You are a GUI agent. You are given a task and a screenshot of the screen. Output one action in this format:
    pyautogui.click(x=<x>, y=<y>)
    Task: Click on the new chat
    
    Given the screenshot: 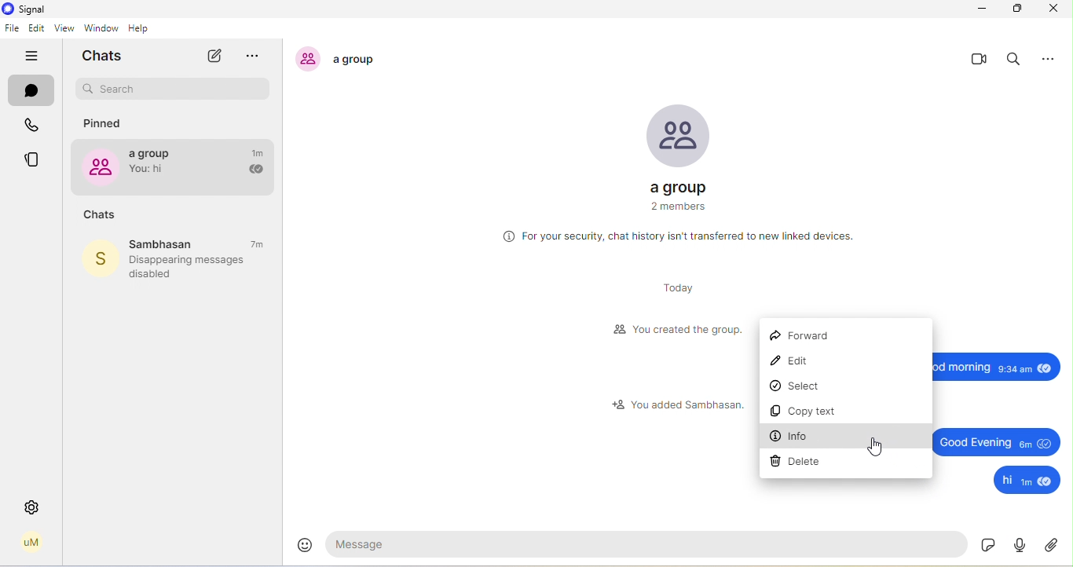 What is the action you would take?
    pyautogui.click(x=213, y=56)
    